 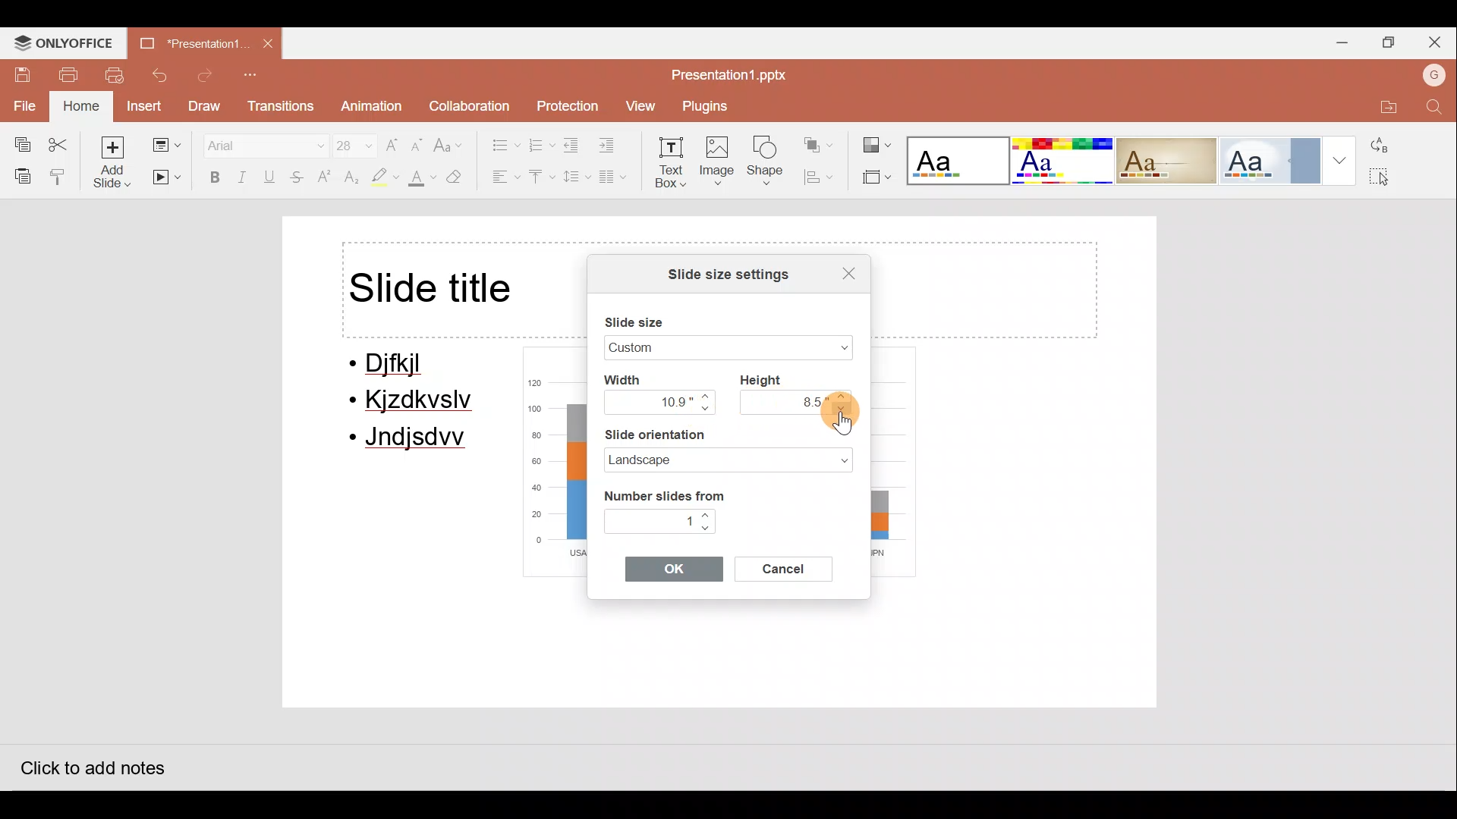 What do you see at coordinates (719, 164) in the screenshot?
I see `Image` at bounding box center [719, 164].